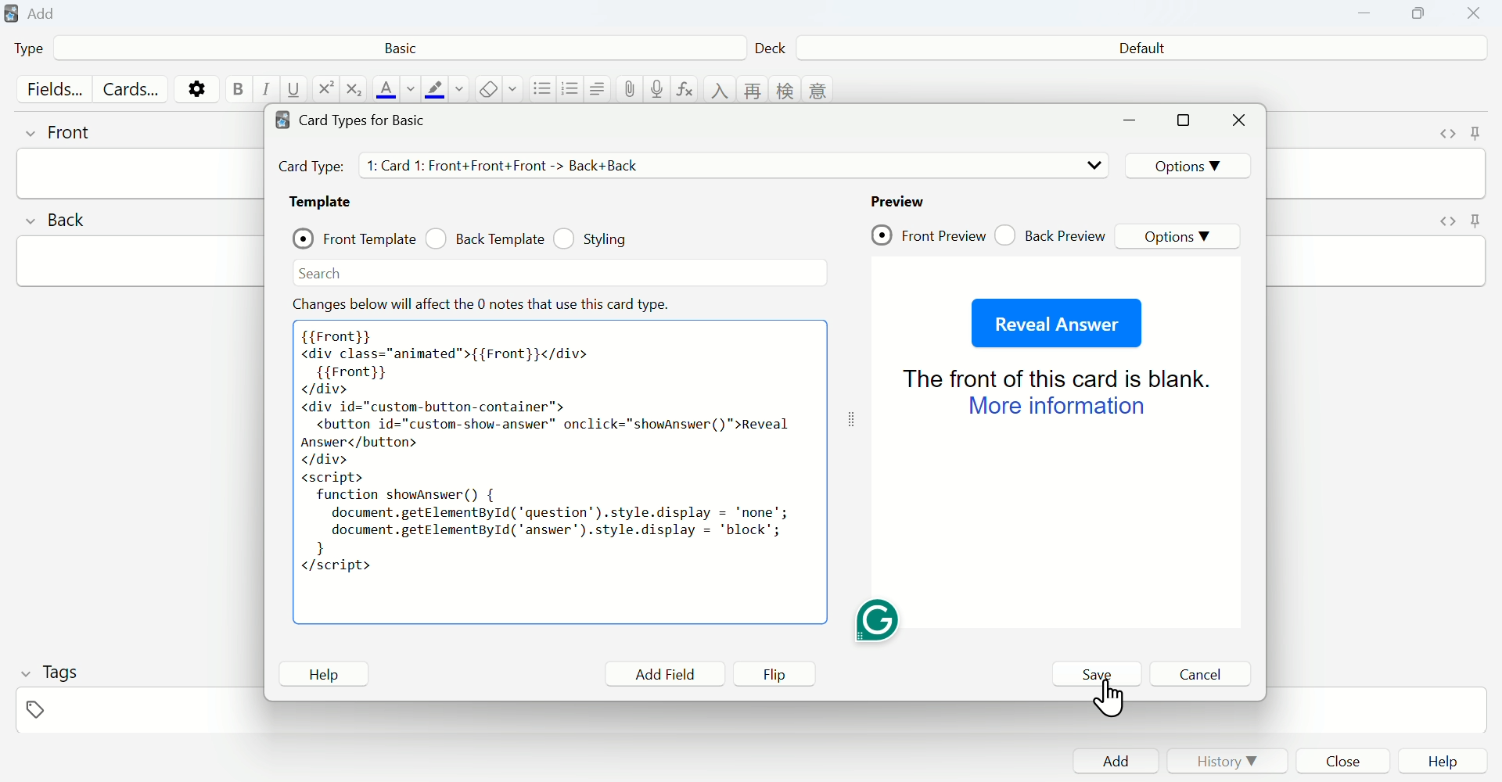 The image size is (1502, 782). I want to click on underline text, so click(294, 89).